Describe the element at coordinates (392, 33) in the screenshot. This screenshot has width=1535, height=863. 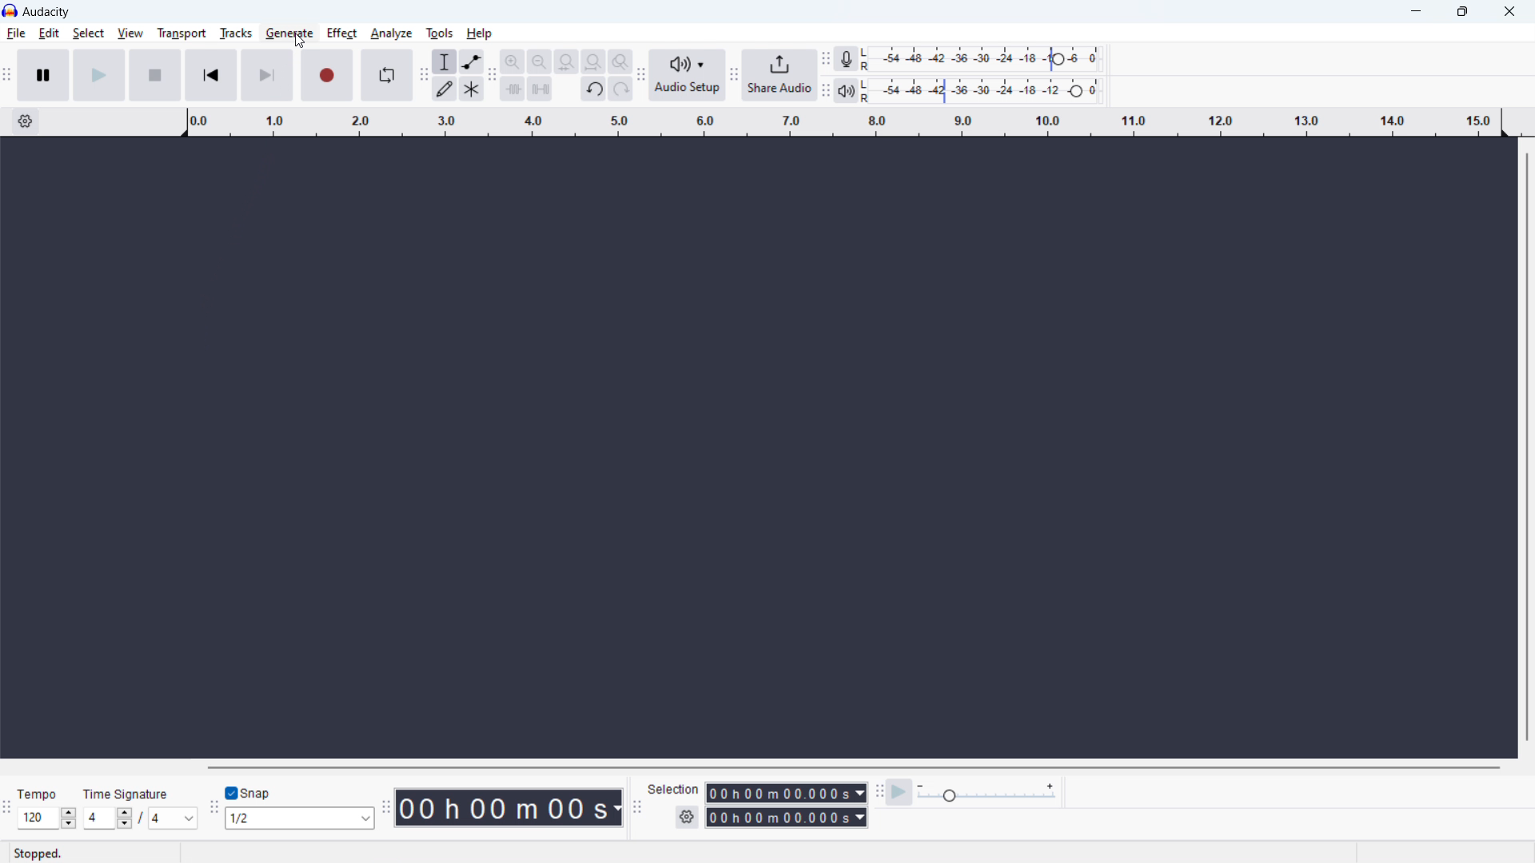
I see `analyze` at that location.